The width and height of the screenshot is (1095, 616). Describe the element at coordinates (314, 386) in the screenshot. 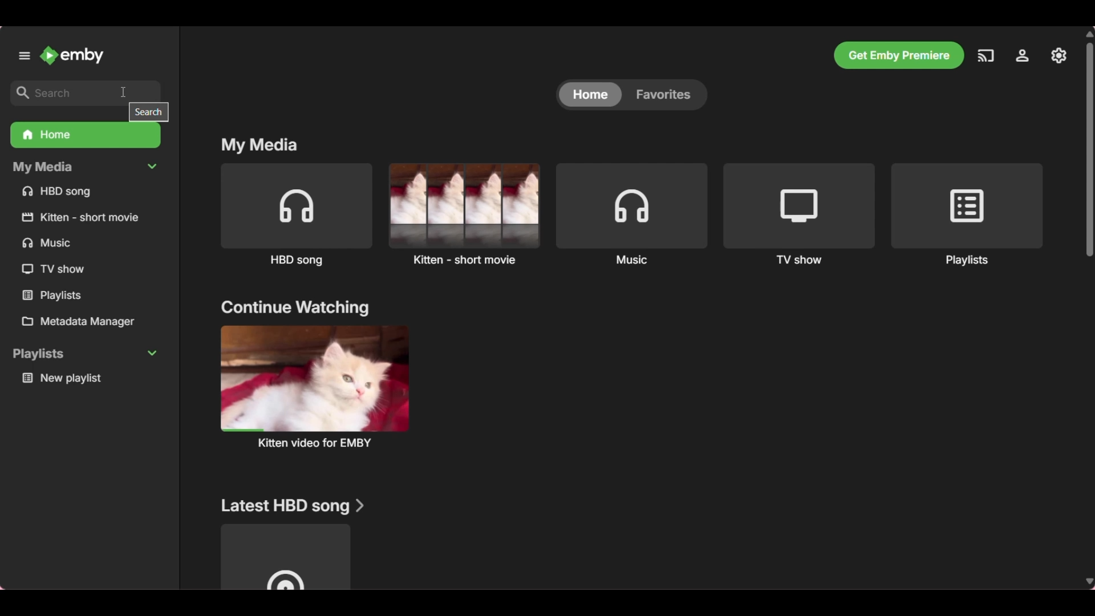

I see `kitten video for EMBY` at that location.